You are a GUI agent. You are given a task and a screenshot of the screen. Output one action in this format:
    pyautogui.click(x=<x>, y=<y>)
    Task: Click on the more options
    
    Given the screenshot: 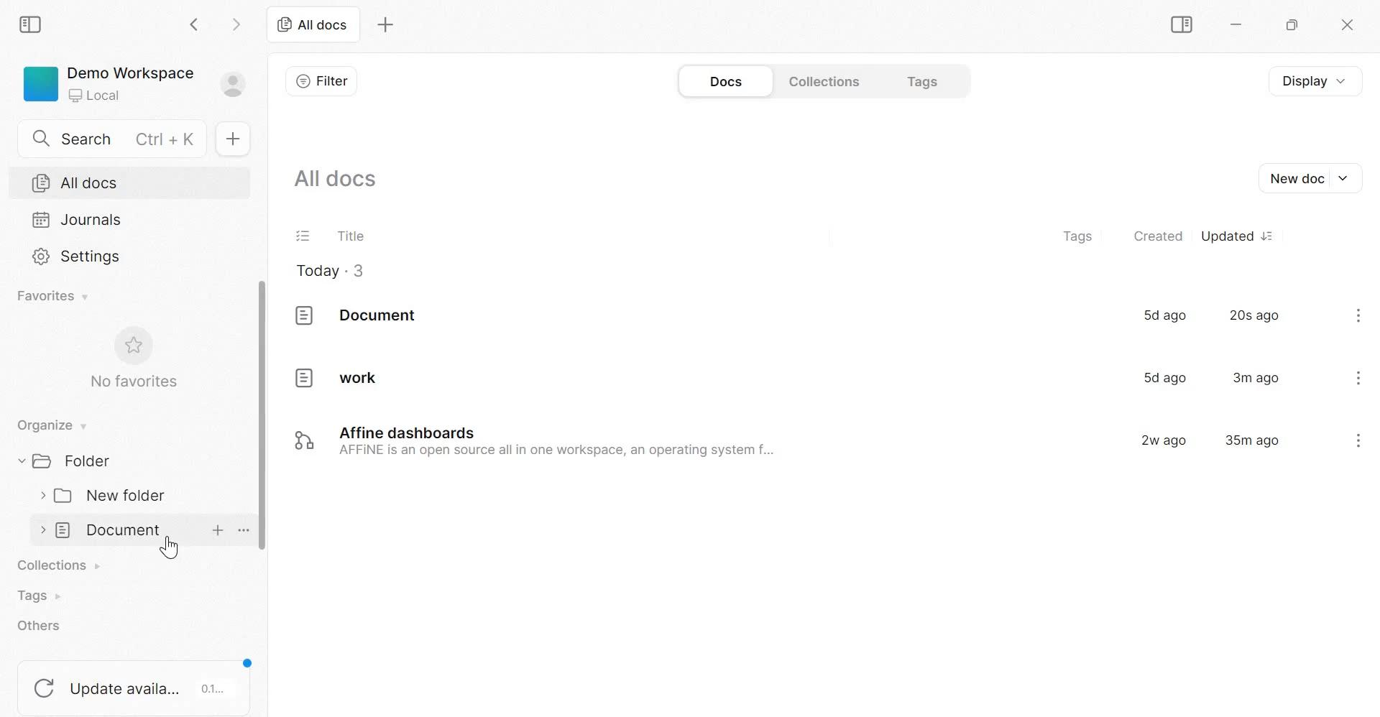 What is the action you would take?
    pyautogui.click(x=242, y=529)
    